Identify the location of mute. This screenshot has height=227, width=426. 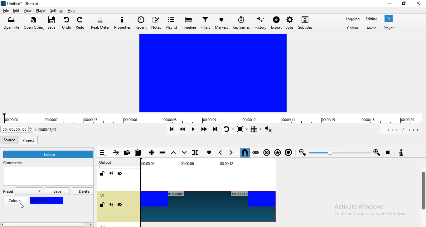
(111, 205).